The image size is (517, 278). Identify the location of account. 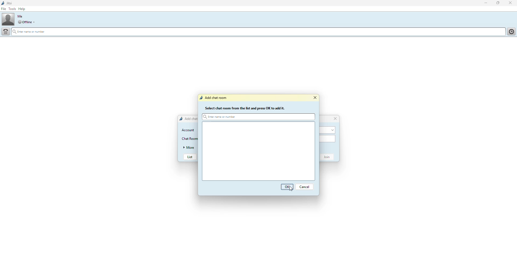
(328, 129).